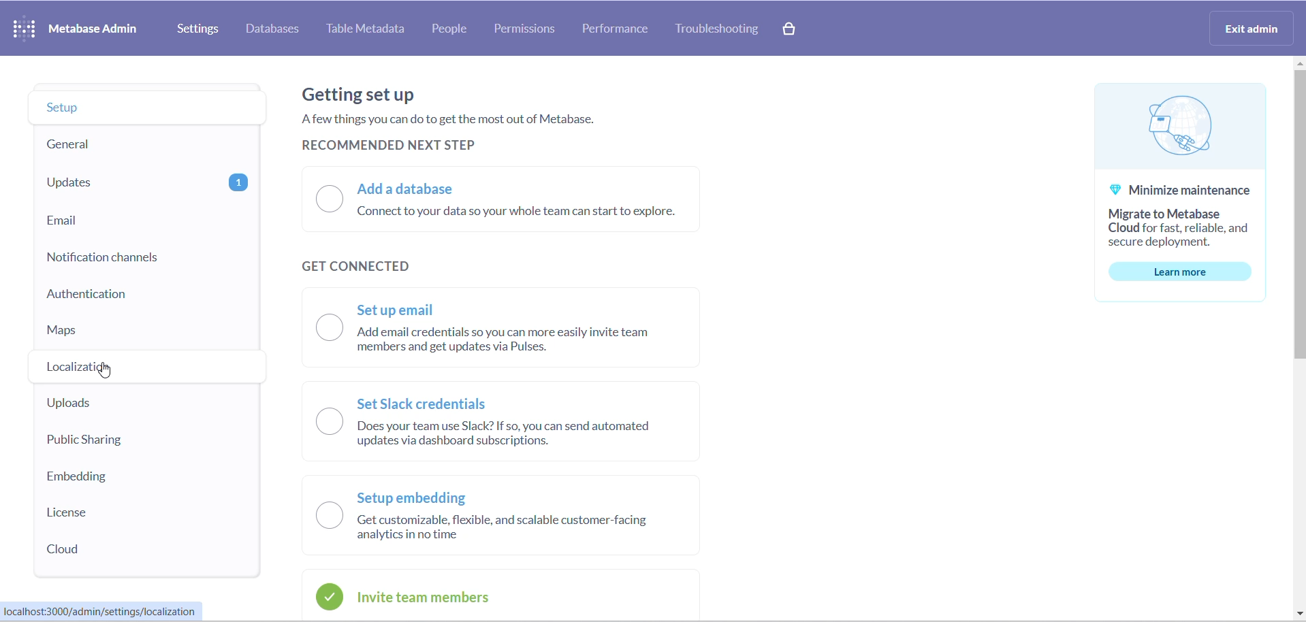  Describe the element at coordinates (144, 335) in the screenshot. I see `MAPS` at that location.